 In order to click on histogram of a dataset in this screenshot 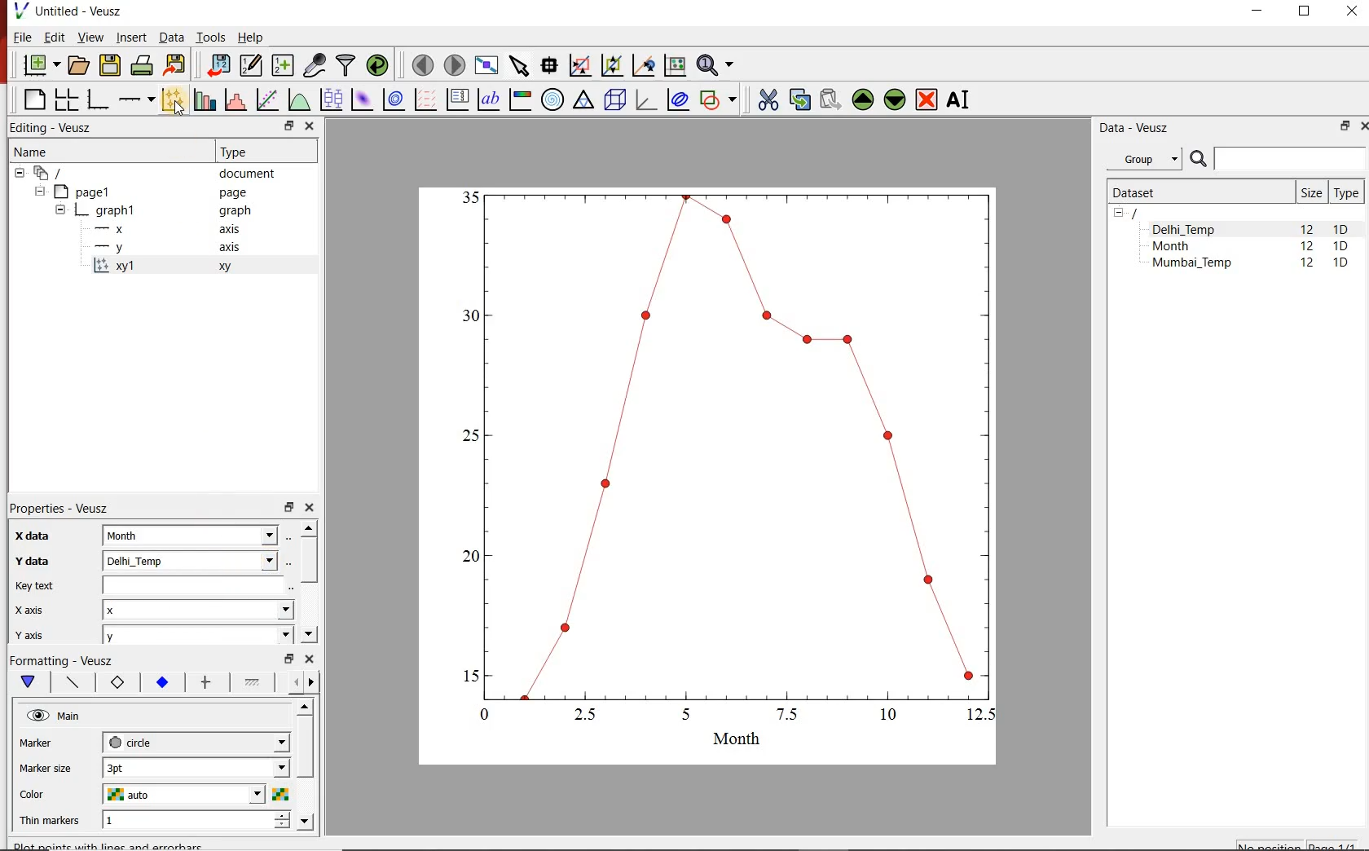, I will do `click(235, 99)`.